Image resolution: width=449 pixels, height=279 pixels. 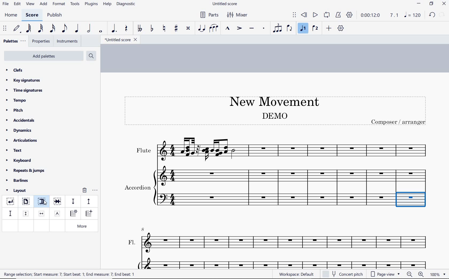 I want to click on toggle double-sharp, so click(x=188, y=28).